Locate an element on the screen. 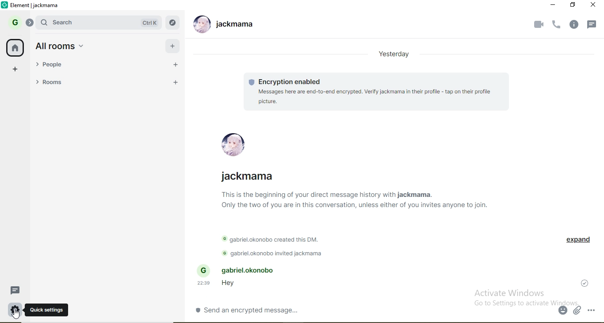  navigate is located at coordinates (173, 22).